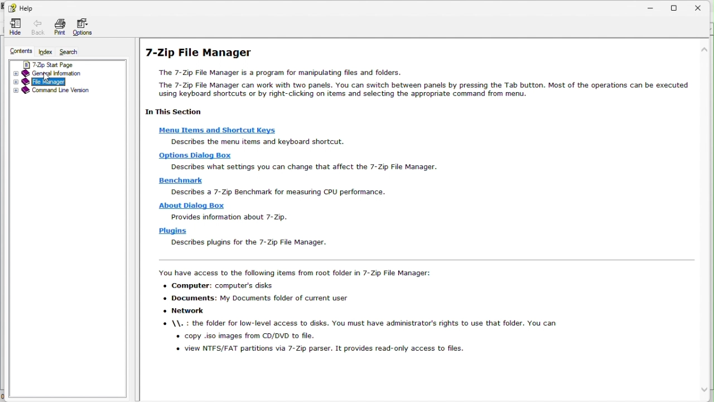 The height and width of the screenshot is (402, 714). What do you see at coordinates (228, 217) in the screenshot?
I see `describe about dialog box` at bounding box center [228, 217].